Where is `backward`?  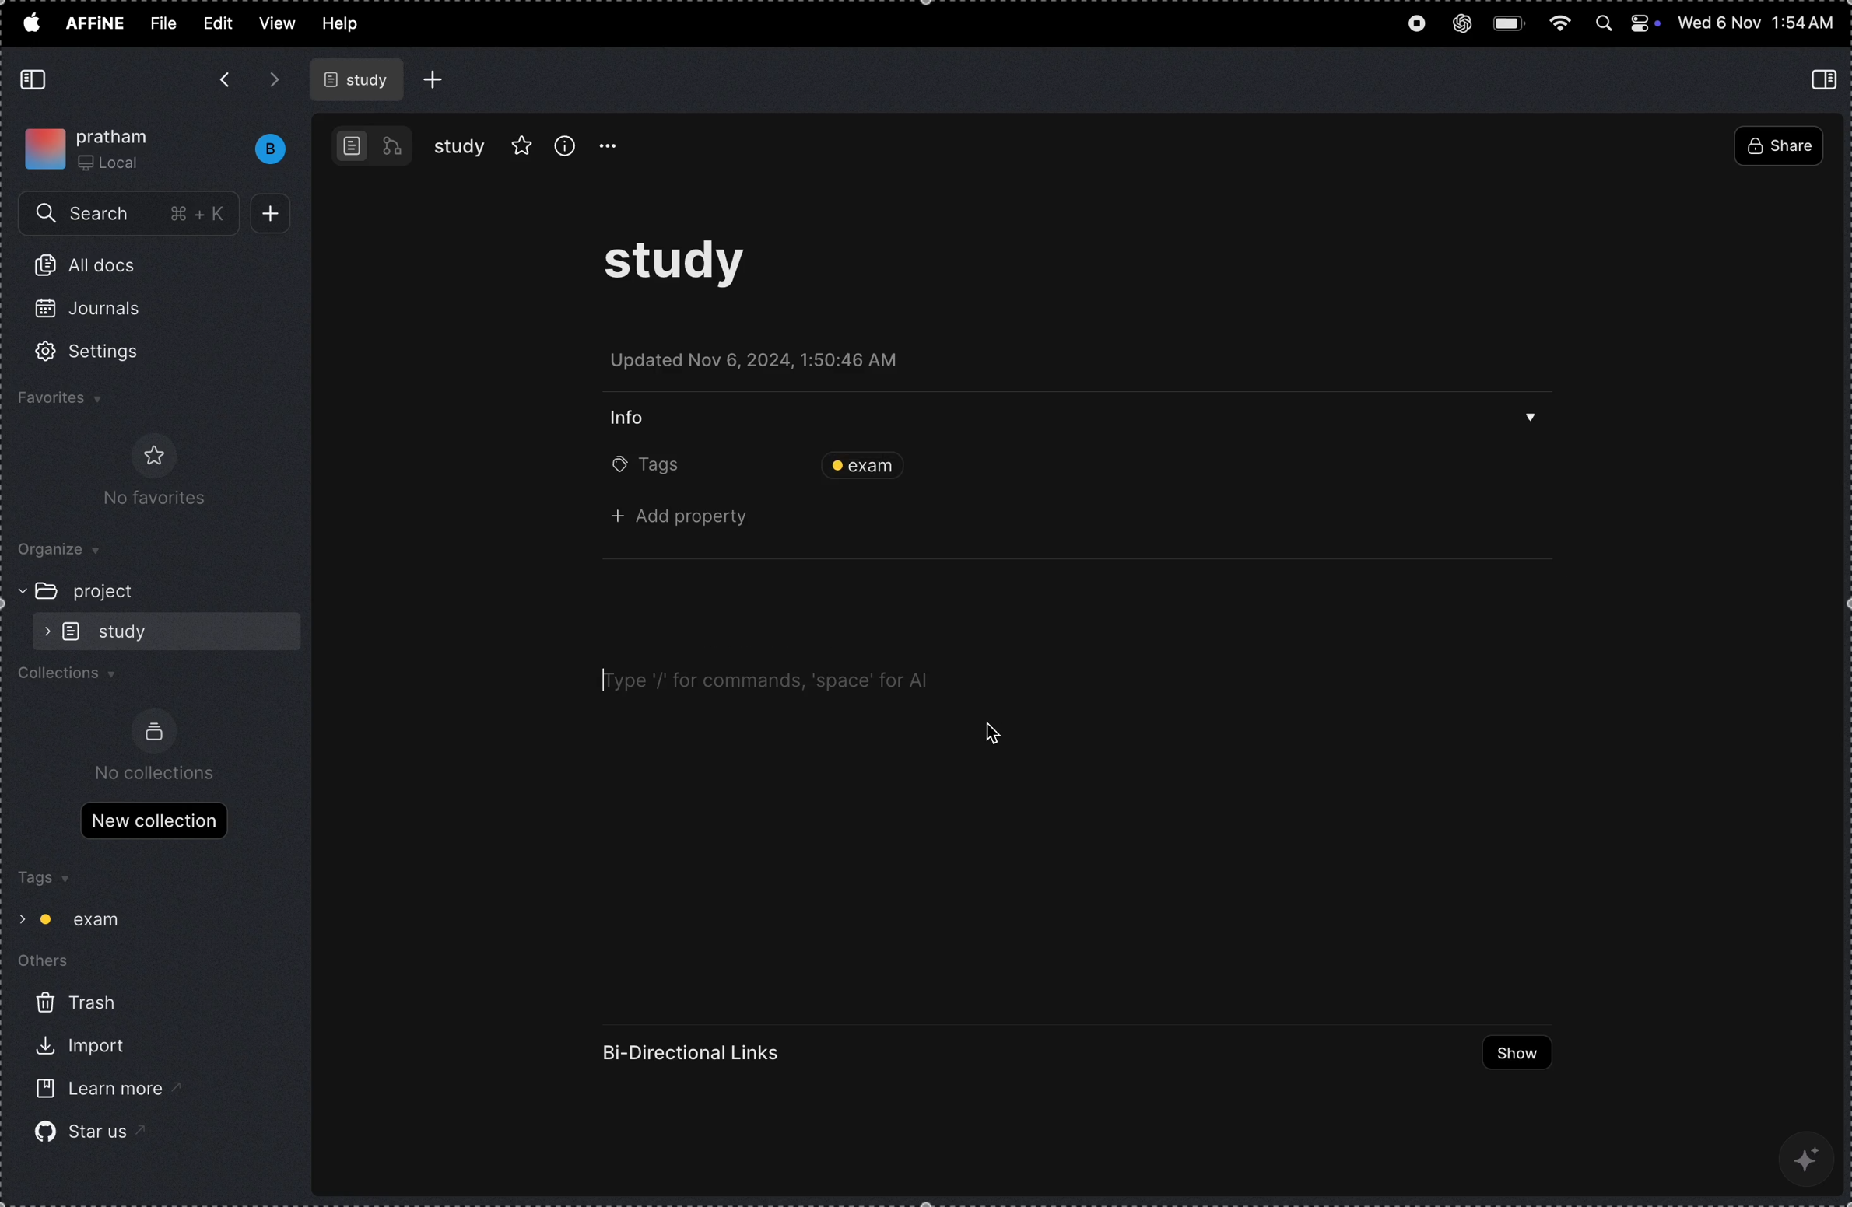
backward is located at coordinates (223, 82).